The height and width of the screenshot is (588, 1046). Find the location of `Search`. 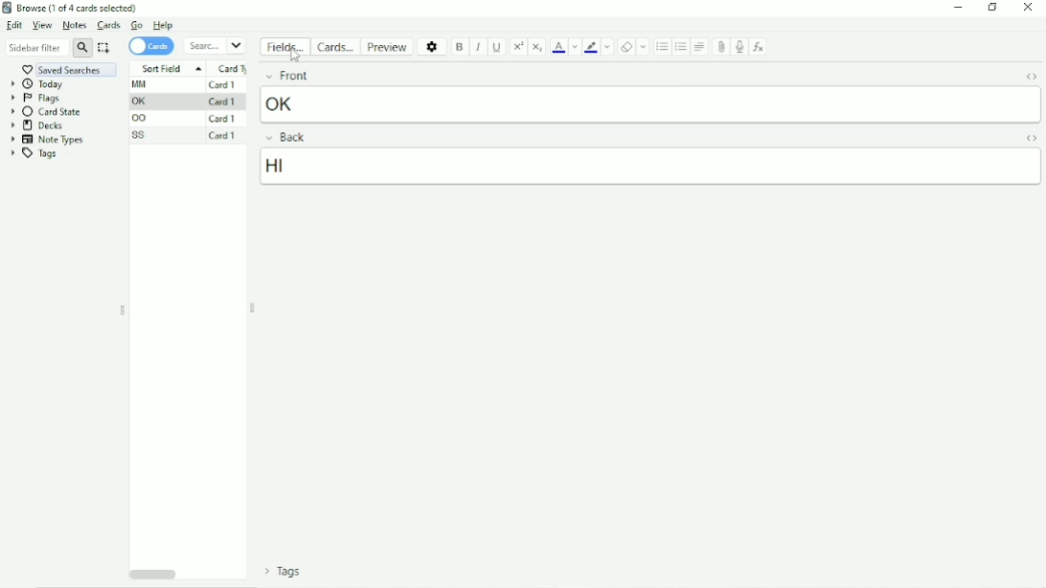

Search is located at coordinates (216, 45).